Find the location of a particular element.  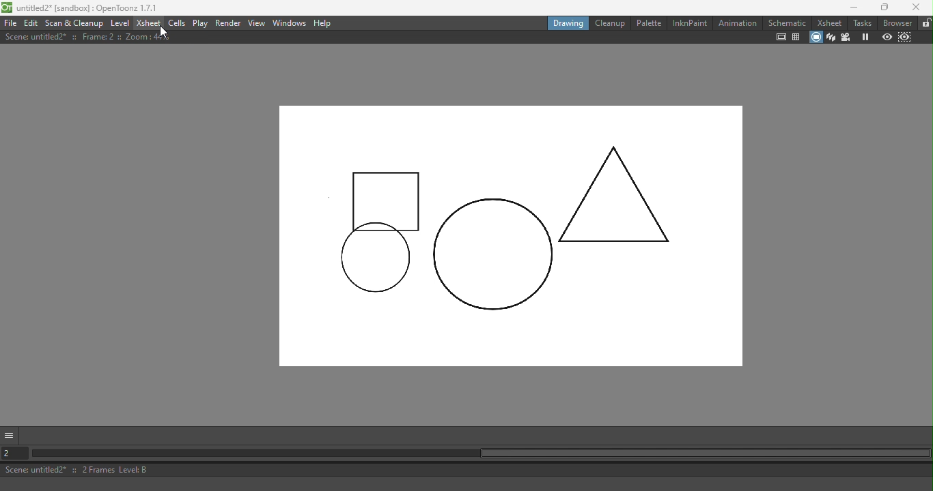

Windows is located at coordinates (290, 23).